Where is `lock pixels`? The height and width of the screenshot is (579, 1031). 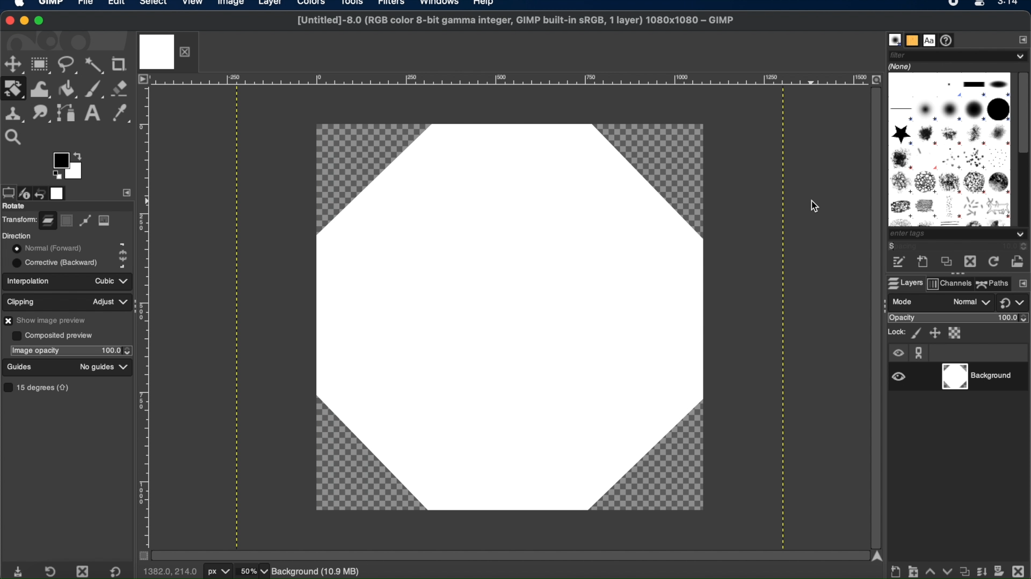 lock pixels is located at coordinates (916, 333).